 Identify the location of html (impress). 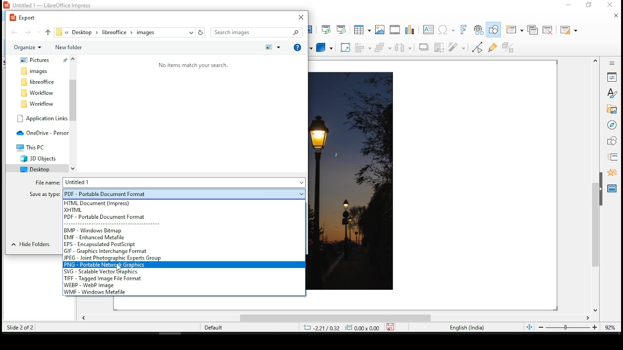
(98, 203).